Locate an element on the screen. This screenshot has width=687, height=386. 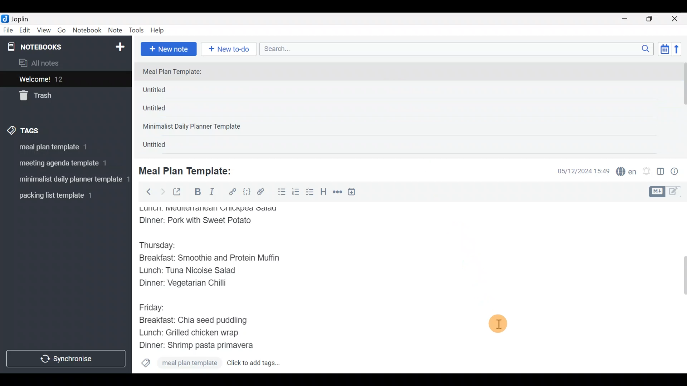
Set alarm is located at coordinates (647, 172).